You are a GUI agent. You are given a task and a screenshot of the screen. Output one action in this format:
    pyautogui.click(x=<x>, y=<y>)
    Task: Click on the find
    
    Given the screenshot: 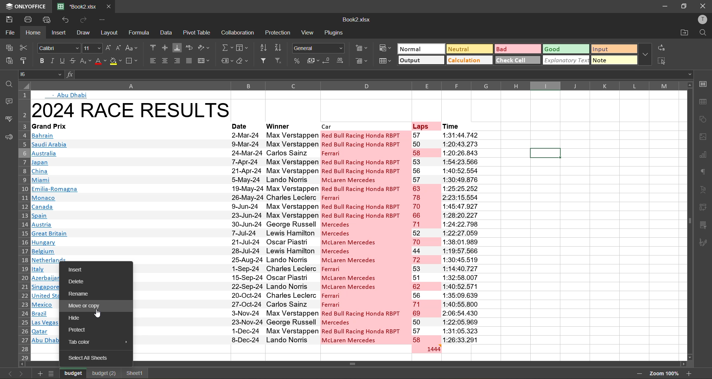 What is the action you would take?
    pyautogui.click(x=7, y=84)
    